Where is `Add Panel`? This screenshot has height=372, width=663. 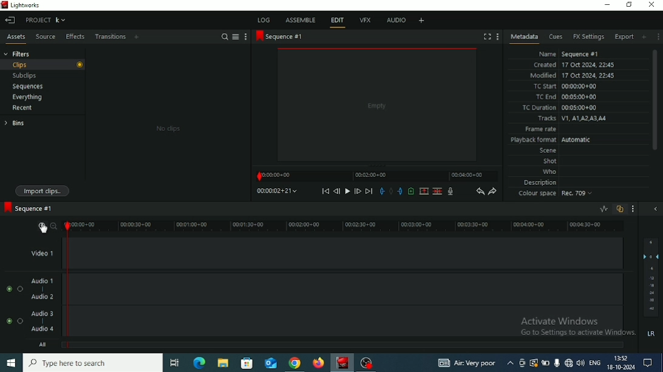
Add Panel is located at coordinates (644, 37).